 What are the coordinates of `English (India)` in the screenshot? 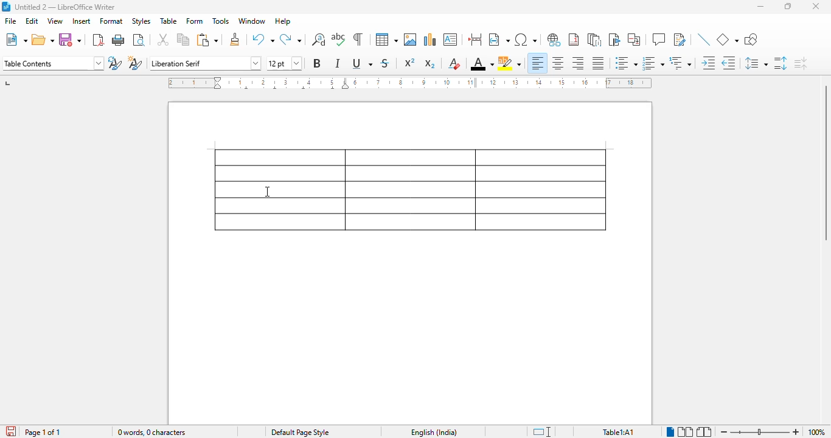 It's located at (434, 432).